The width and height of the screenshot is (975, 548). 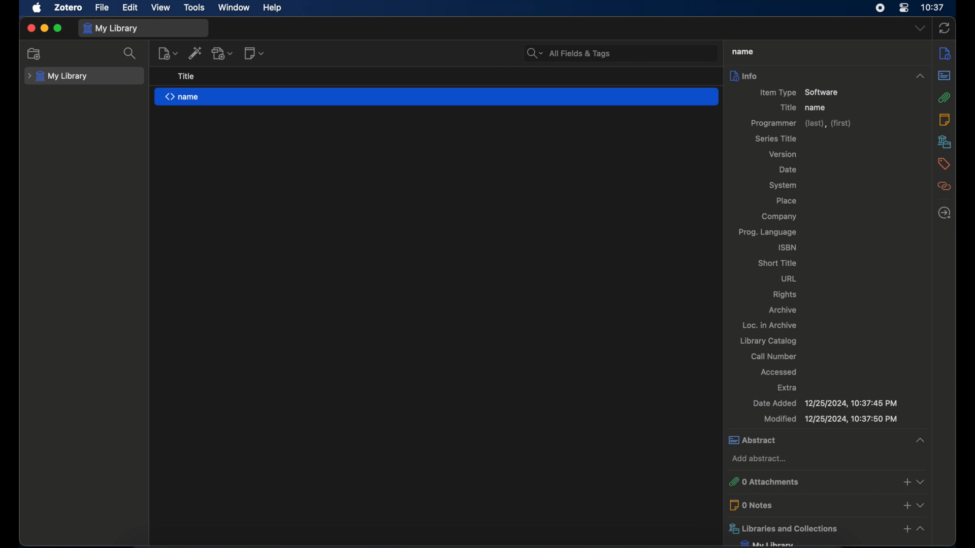 What do you see at coordinates (161, 8) in the screenshot?
I see `view` at bounding box center [161, 8].